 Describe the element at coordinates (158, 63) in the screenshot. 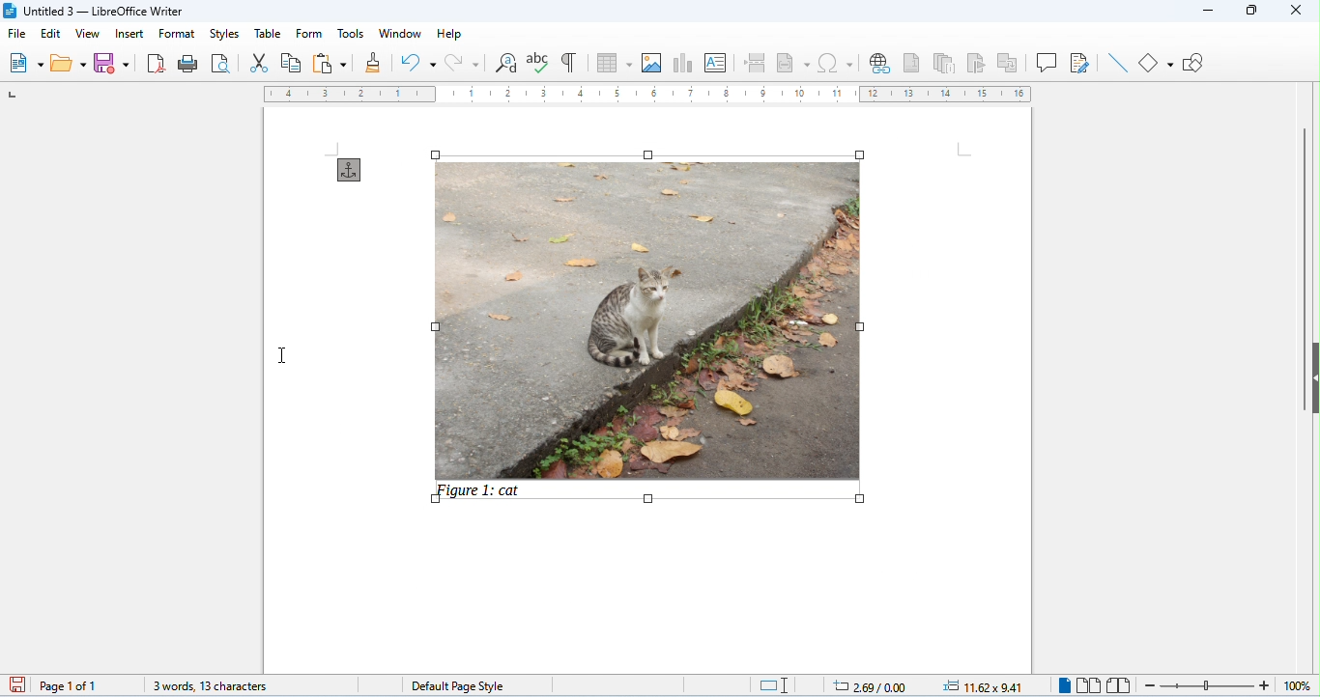

I see `export pdf` at that location.